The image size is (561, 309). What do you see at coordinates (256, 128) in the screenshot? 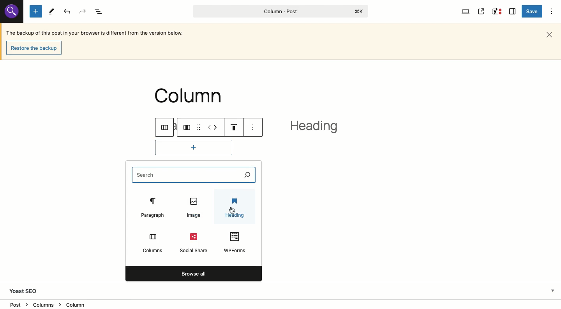
I see `see options` at bounding box center [256, 128].